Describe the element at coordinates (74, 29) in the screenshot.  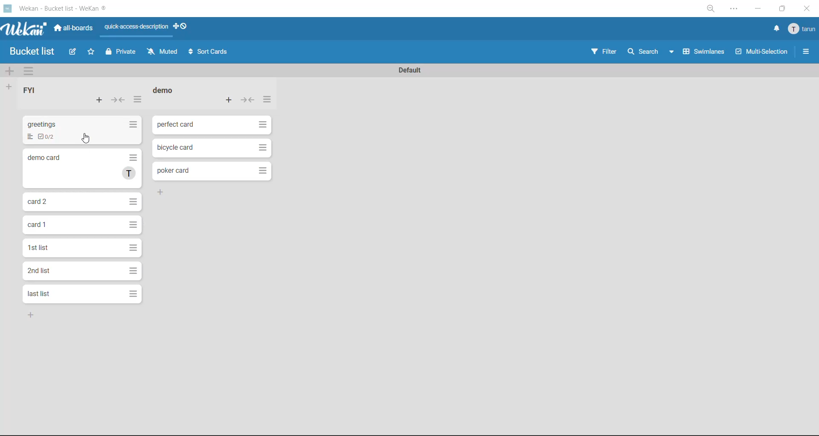
I see `all boards` at that location.